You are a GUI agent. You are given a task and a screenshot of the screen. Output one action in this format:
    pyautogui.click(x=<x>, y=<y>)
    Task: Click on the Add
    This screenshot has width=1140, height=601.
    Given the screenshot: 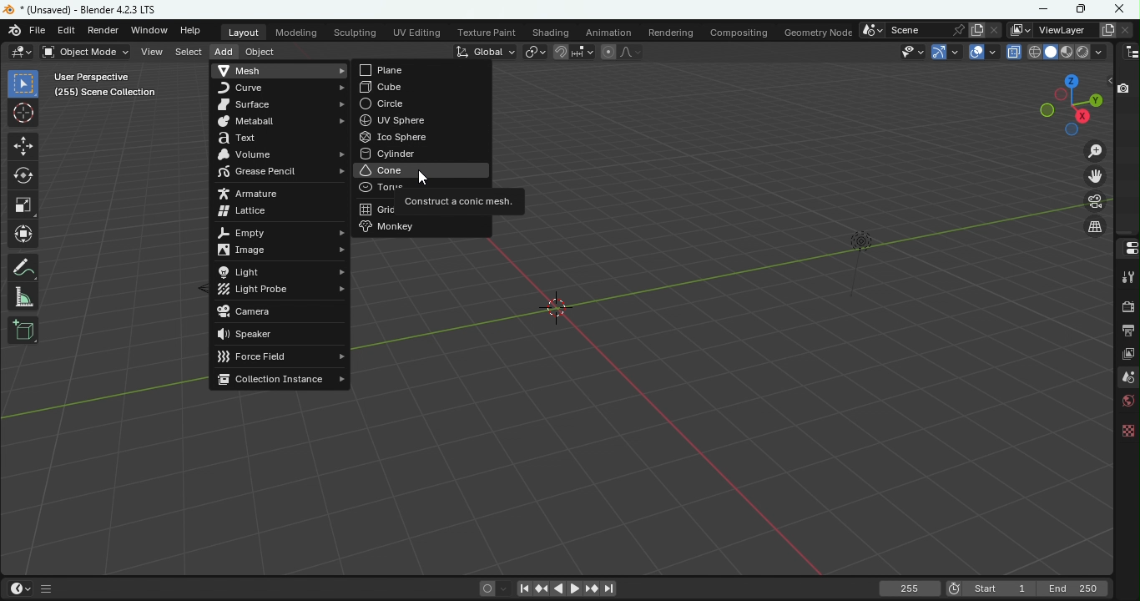 What is the action you would take?
    pyautogui.click(x=222, y=50)
    